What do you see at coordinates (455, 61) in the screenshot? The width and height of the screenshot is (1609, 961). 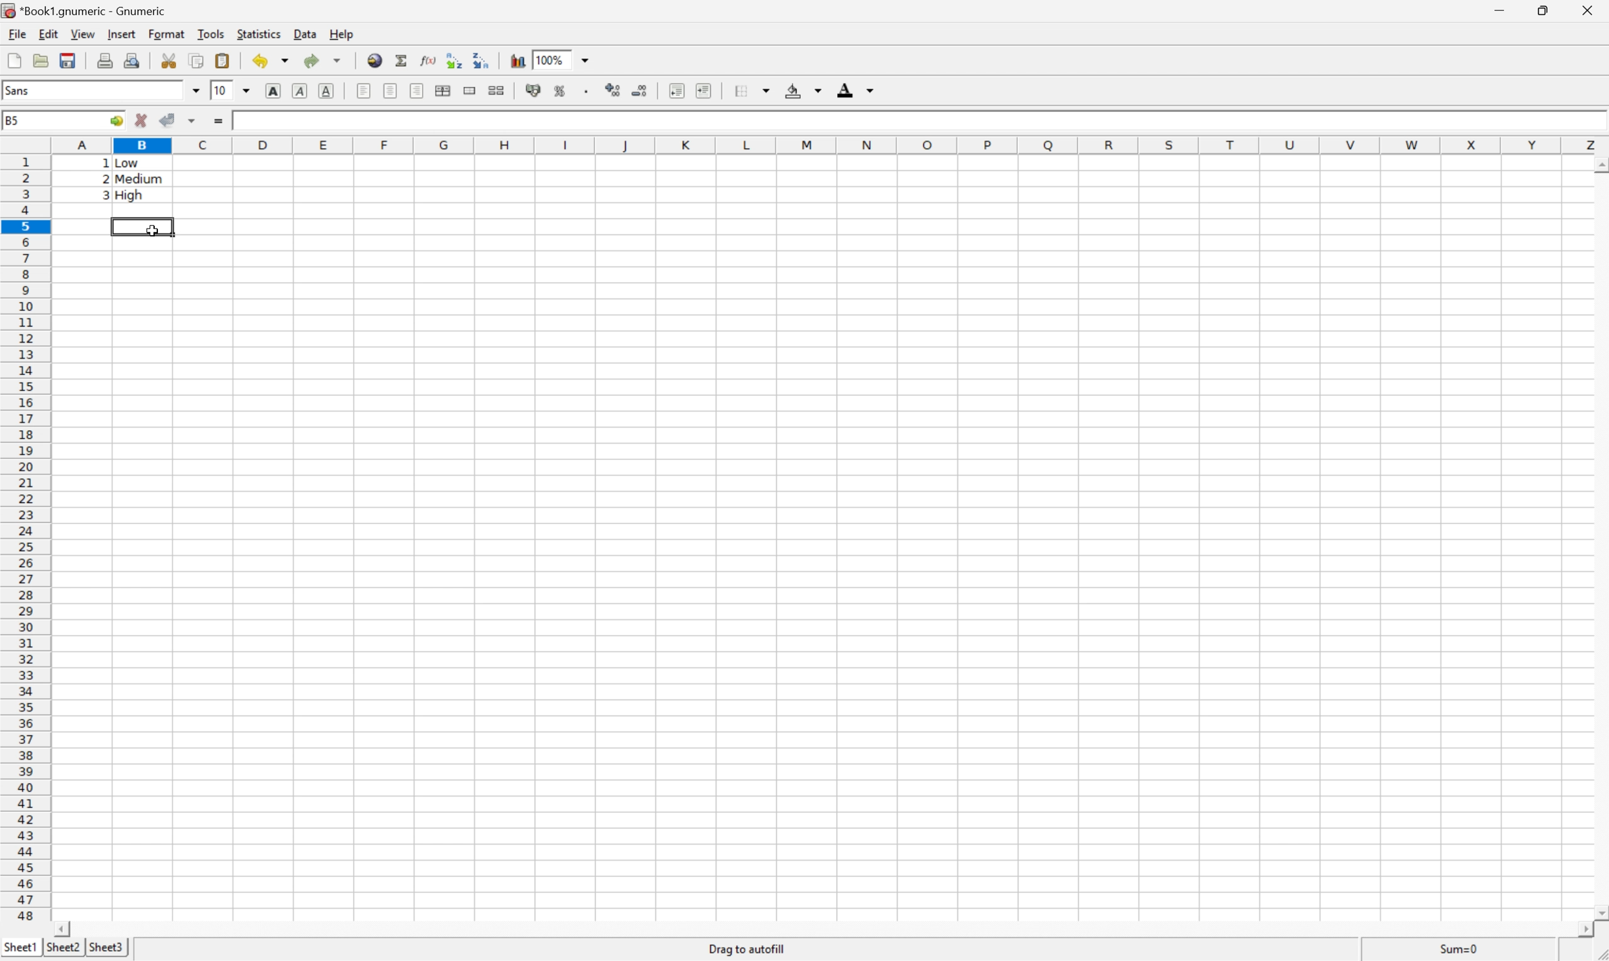 I see `Sort the selected region in ascending order based on the first column selected` at bounding box center [455, 61].